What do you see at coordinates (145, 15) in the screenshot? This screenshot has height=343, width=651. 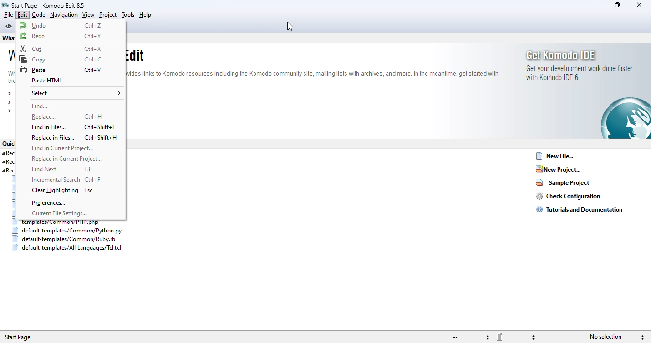 I see `help` at bounding box center [145, 15].